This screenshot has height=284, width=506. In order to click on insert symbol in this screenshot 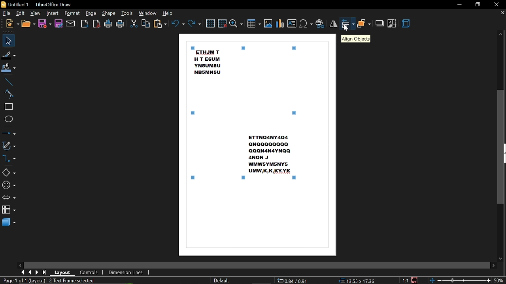, I will do `click(306, 24)`.